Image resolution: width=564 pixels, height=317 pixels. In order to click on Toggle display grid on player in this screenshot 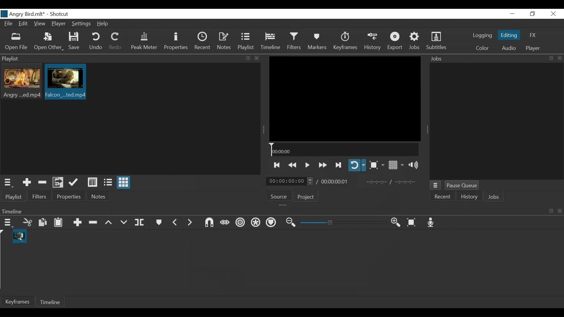, I will do `click(397, 165)`.